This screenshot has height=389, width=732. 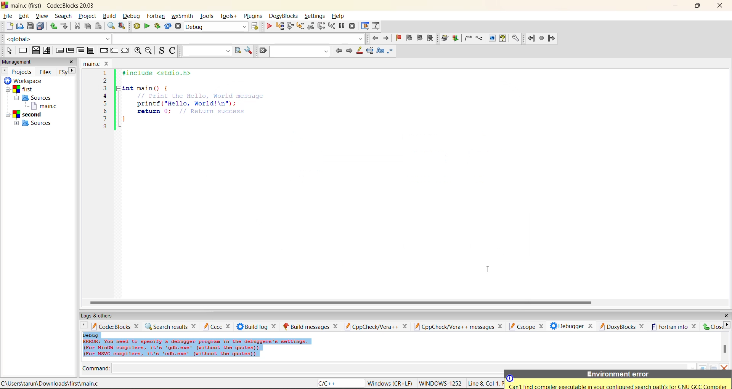 What do you see at coordinates (399, 38) in the screenshot?
I see `toggle bookmark` at bounding box center [399, 38].